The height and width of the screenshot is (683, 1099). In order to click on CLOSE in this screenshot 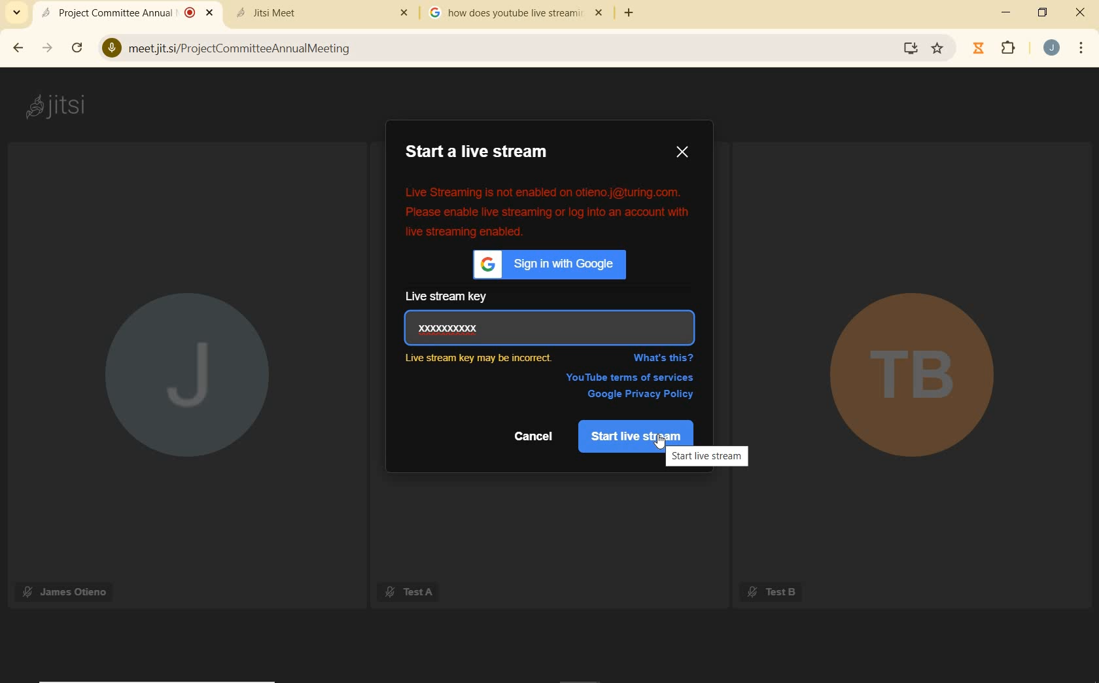, I will do `click(682, 153)`.